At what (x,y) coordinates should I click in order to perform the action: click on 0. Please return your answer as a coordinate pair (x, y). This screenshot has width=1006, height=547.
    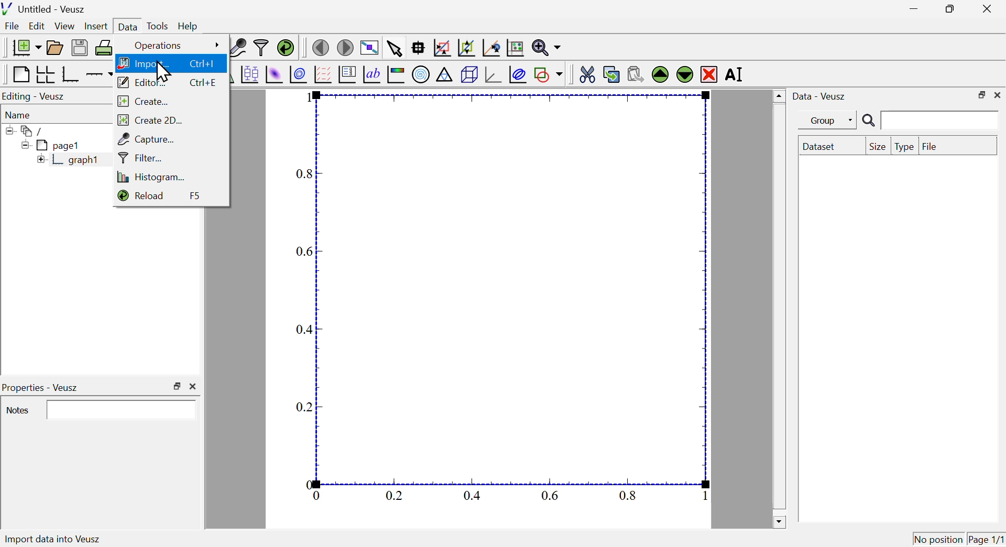
    Looking at the image, I should click on (308, 483).